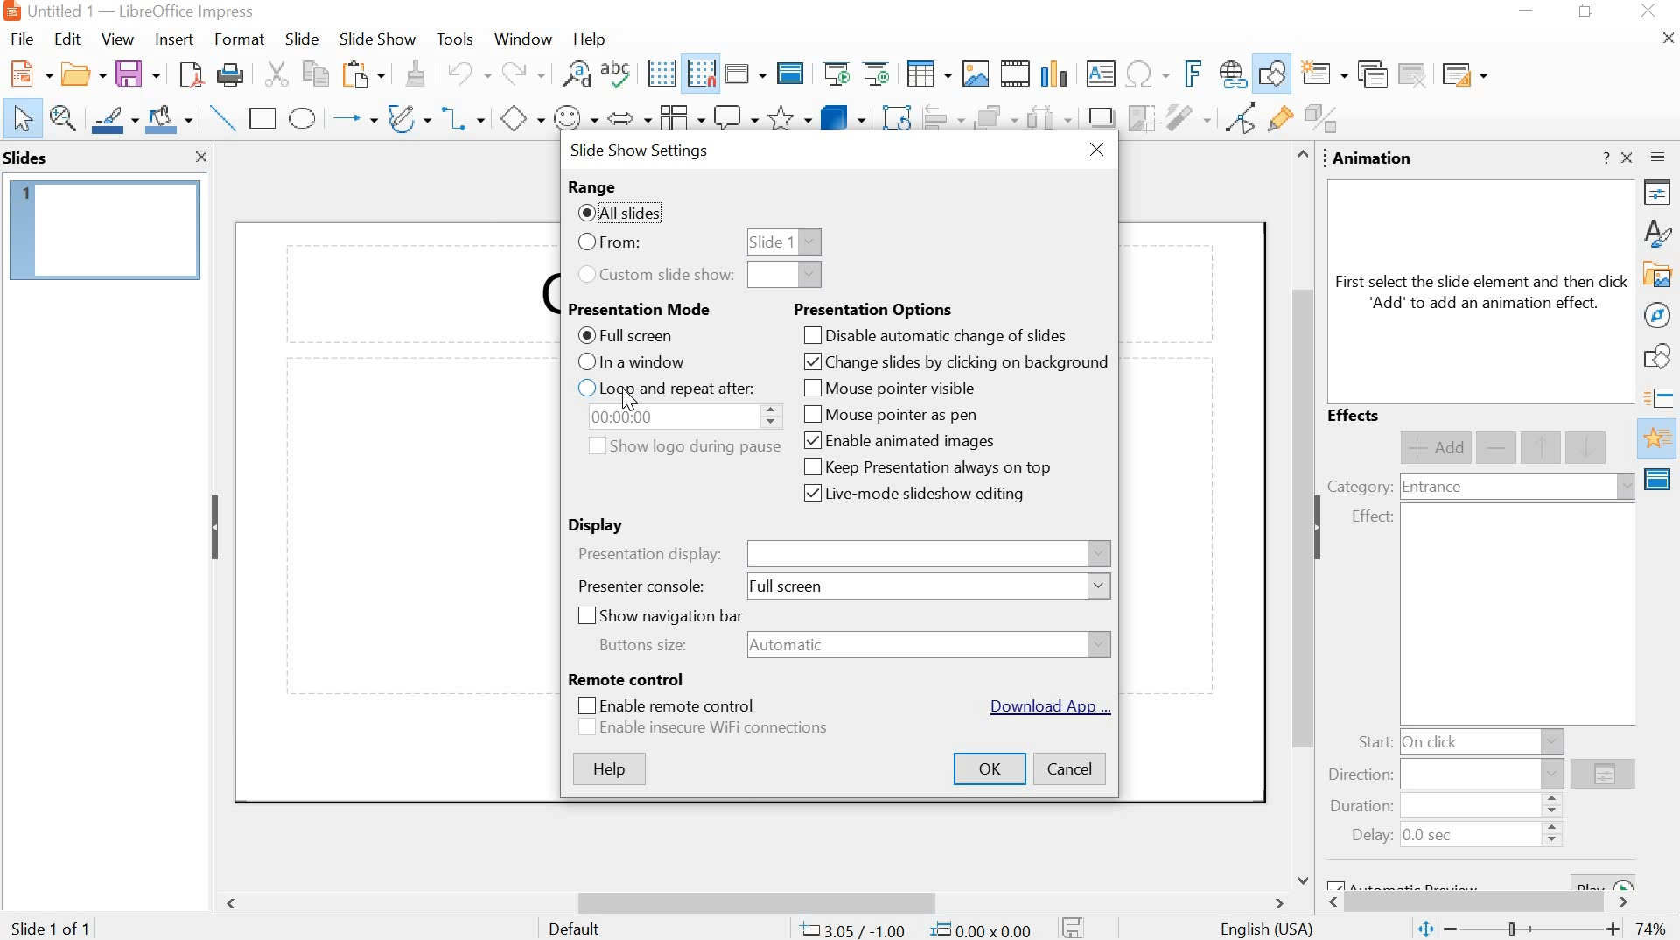 The height and width of the screenshot is (940, 1680). What do you see at coordinates (1661, 195) in the screenshot?
I see `properties` at bounding box center [1661, 195].